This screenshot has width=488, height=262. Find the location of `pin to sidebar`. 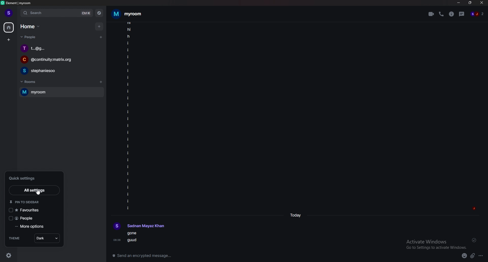

pin to sidebar is located at coordinates (25, 202).